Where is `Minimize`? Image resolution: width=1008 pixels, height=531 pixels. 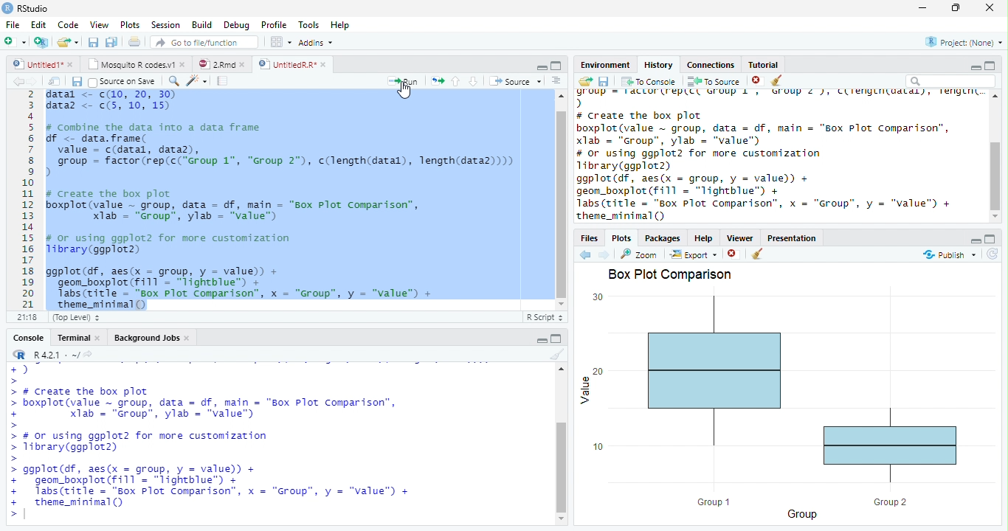
Minimize is located at coordinates (541, 341).